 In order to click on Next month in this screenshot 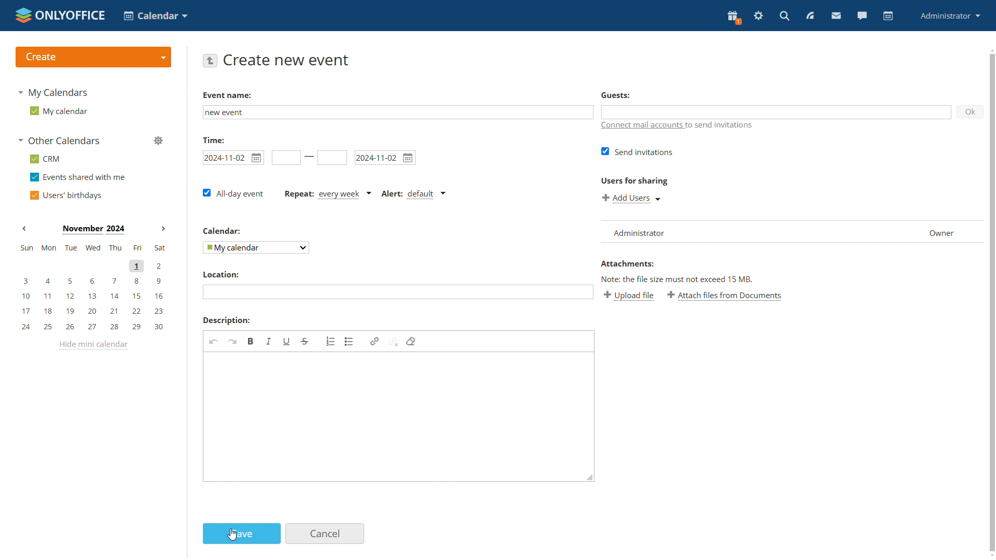, I will do `click(163, 228)`.